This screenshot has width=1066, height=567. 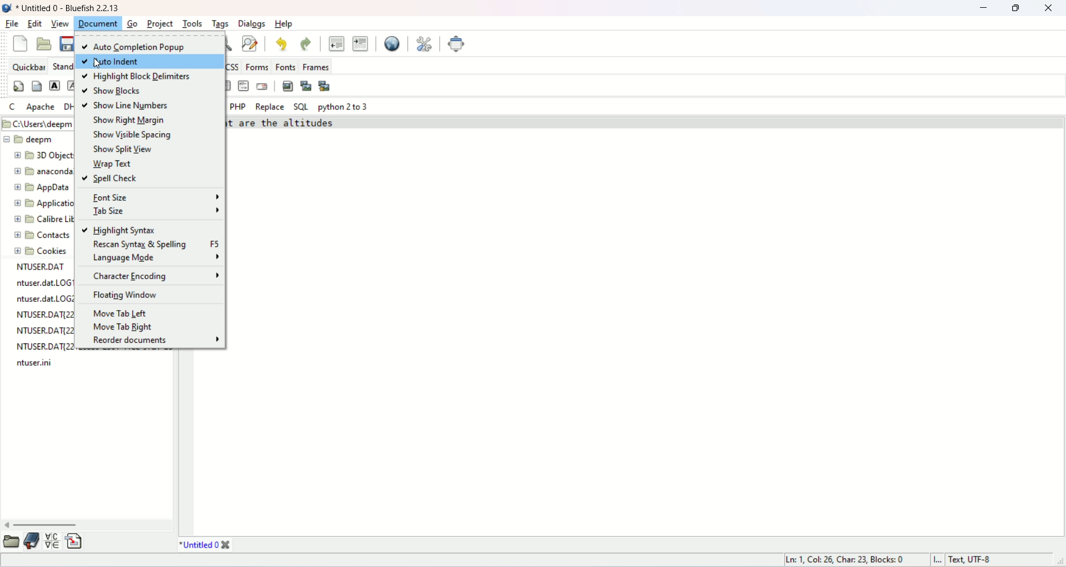 What do you see at coordinates (45, 156) in the screenshot?
I see `3D objects` at bounding box center [45, 156].